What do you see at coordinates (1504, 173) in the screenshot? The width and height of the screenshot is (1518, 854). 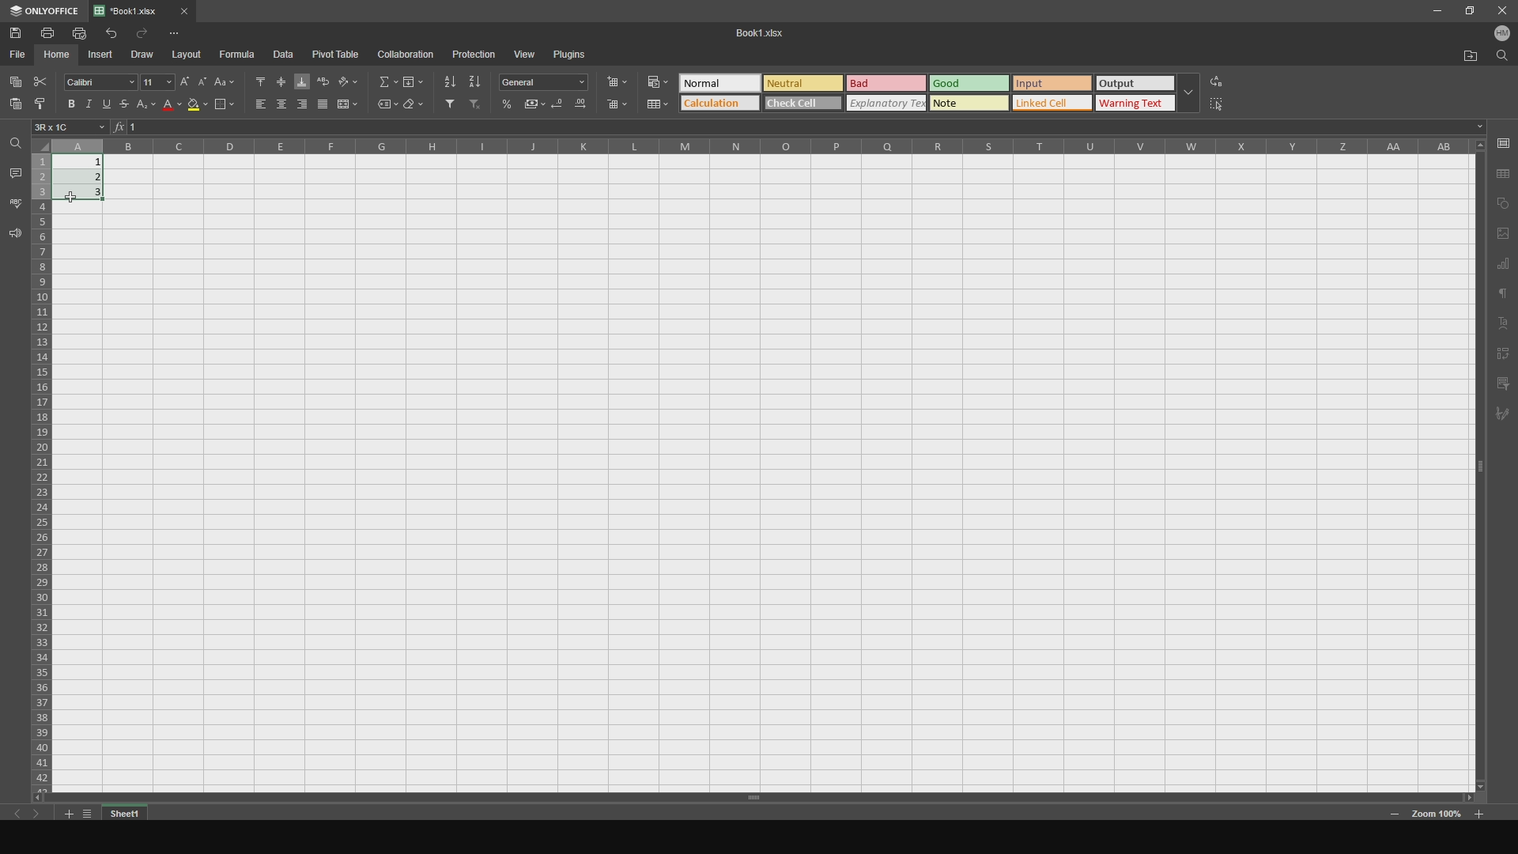 I see `save as` at bounding box center [1504, 173].